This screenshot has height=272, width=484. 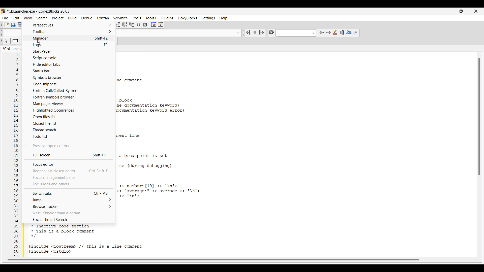 I want to click on Previous, so click(x=322, y=32).